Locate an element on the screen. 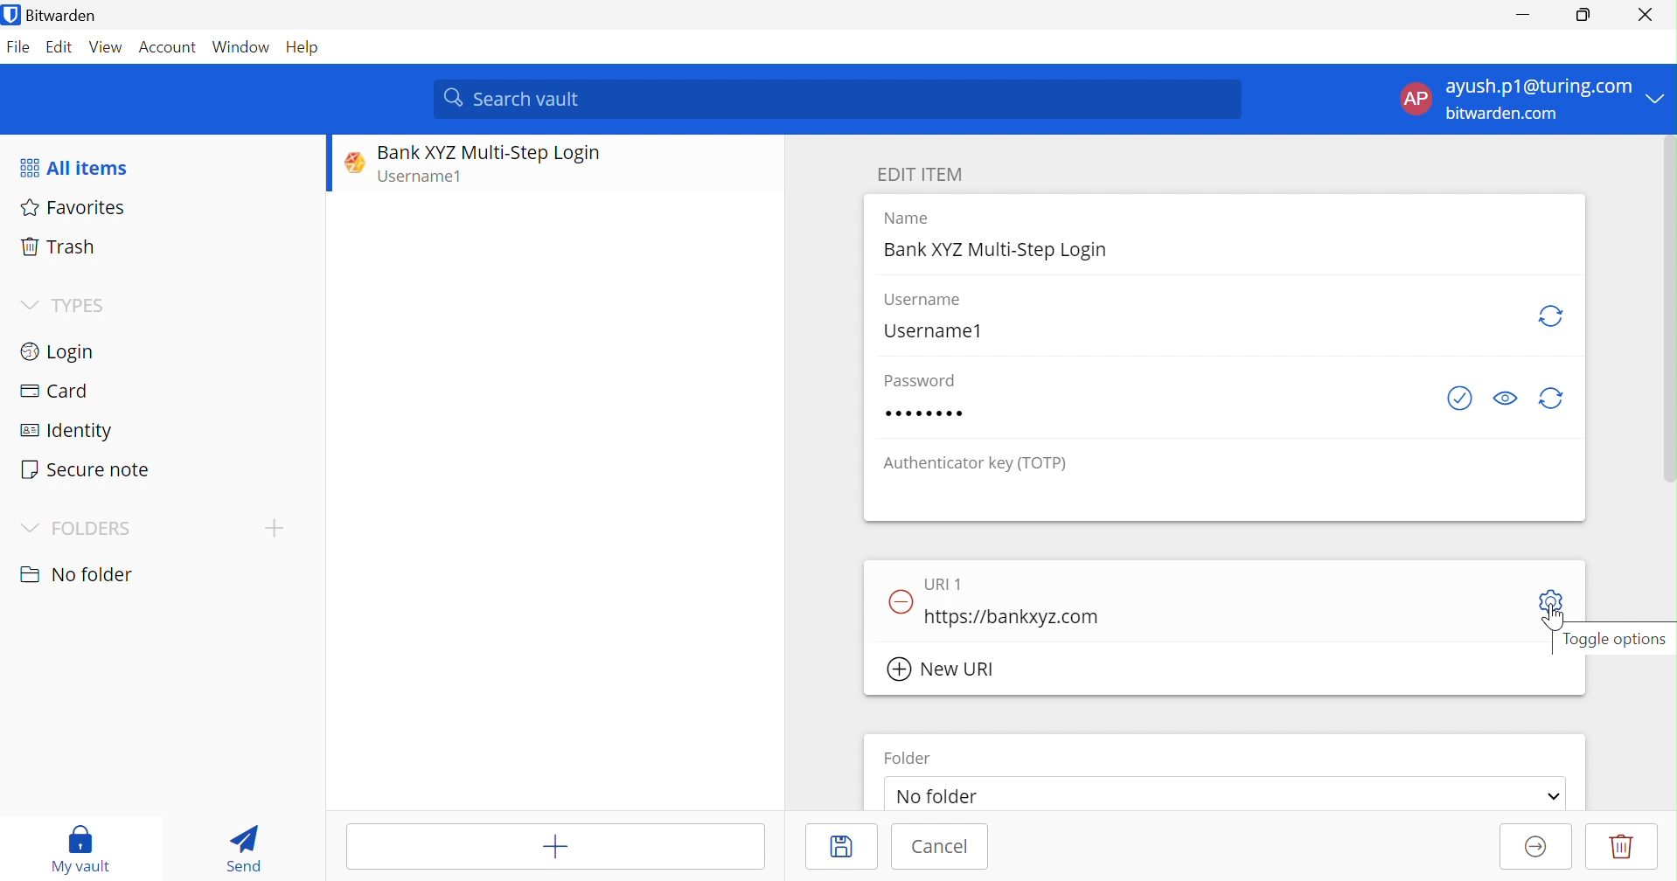 This screenshot has height=881, width=1677. Drop Down is located at coordinates (1552, 797).